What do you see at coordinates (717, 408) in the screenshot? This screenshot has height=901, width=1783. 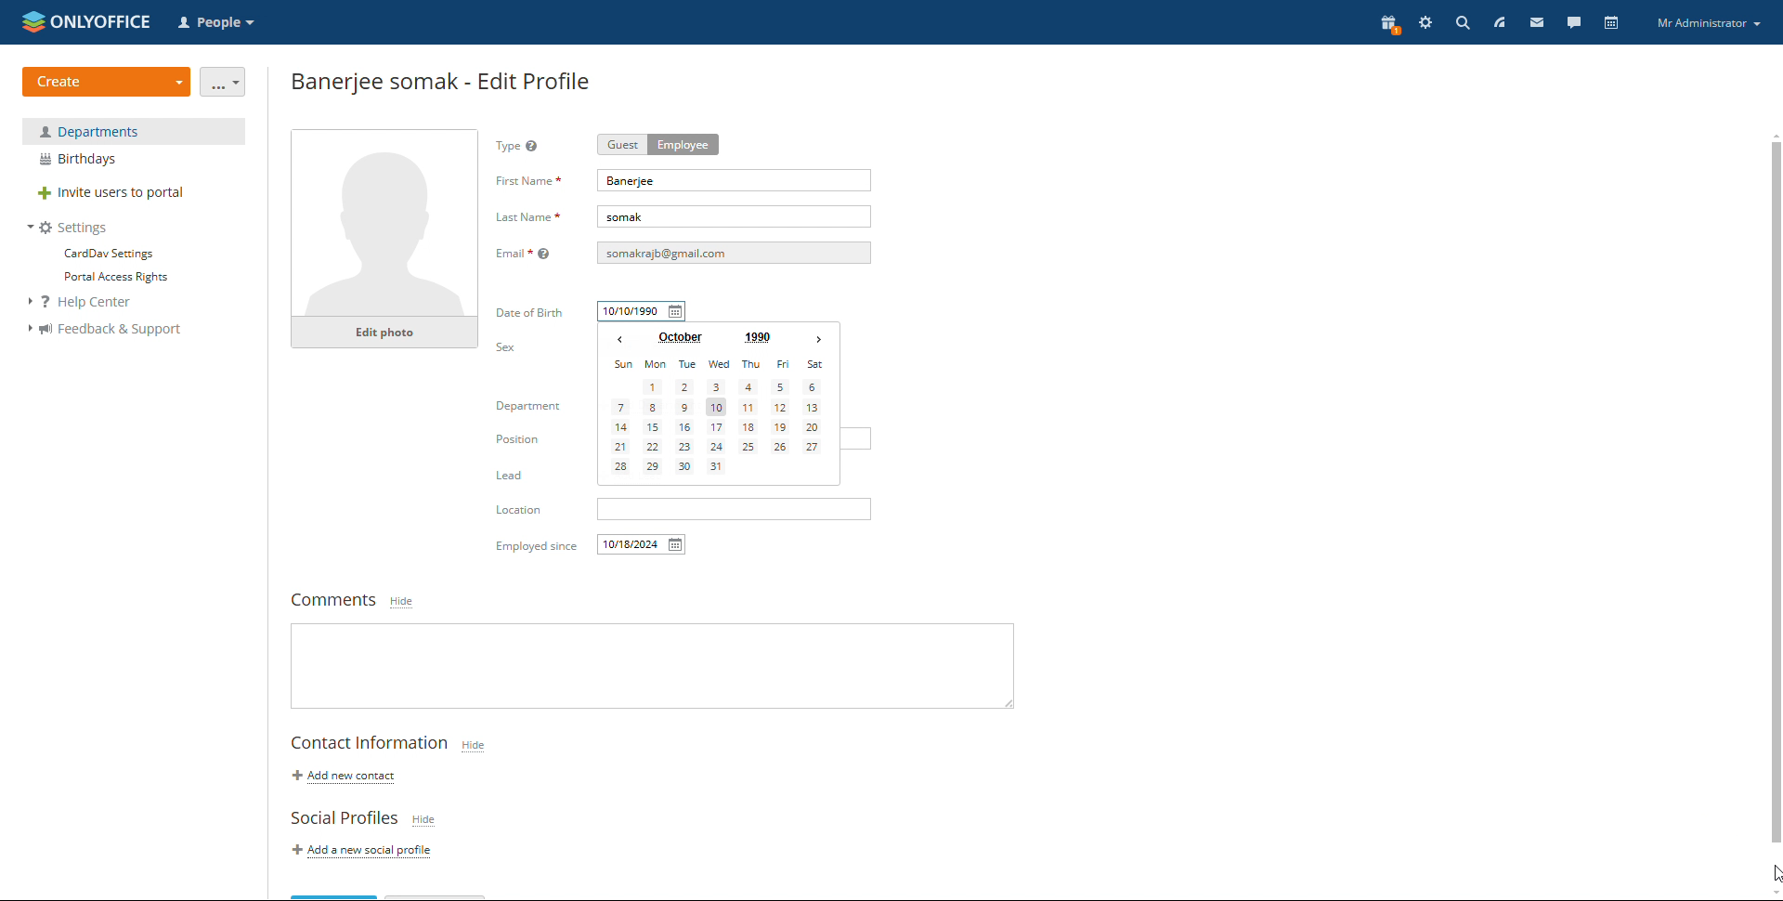 I see `date selected` at bounding box center [717, 408].